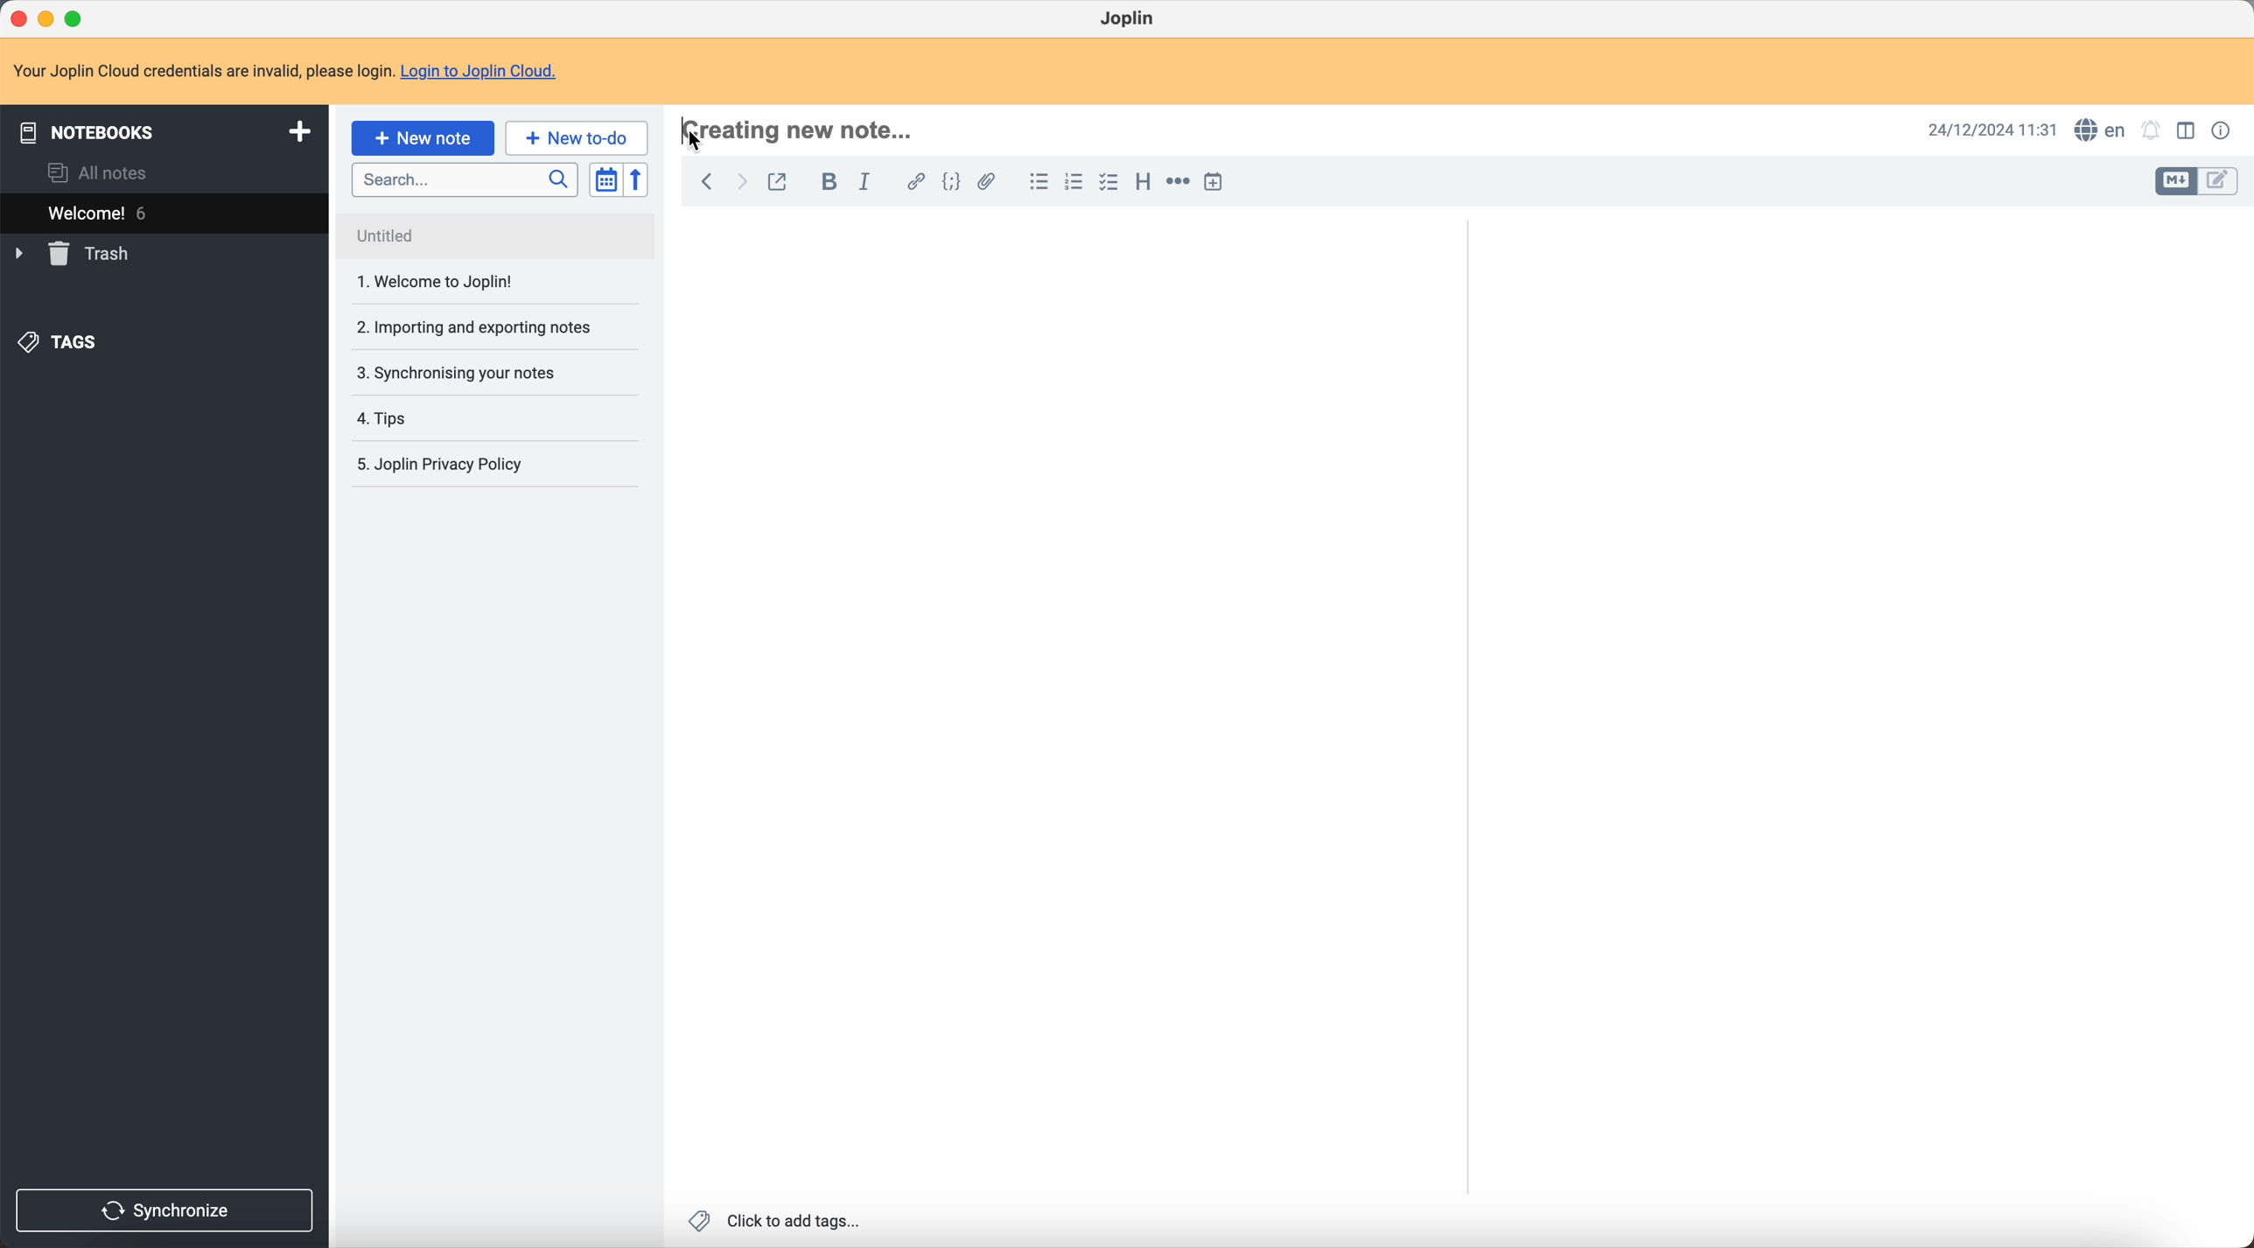 The width and height of the screenshot is (2254, 1248). What do you see at coordinates (2185, 130) in the screenshot?
I see `toggle edit layout` at bounding box center [2185, 130].